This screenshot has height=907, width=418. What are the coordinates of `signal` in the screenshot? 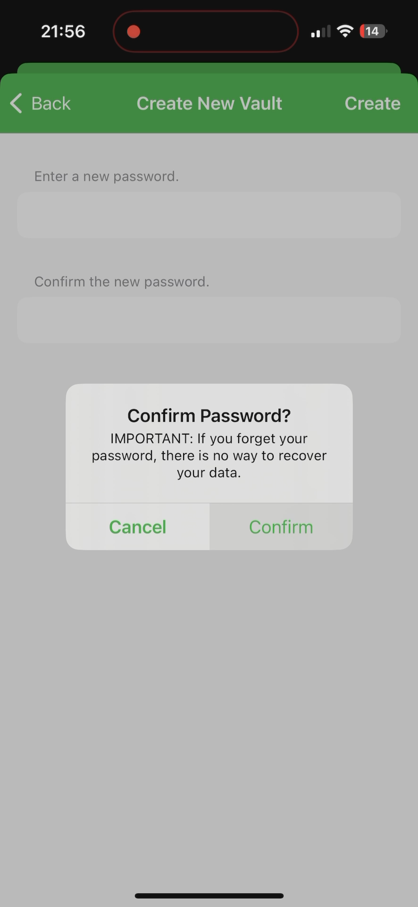 It's located at (319, 32).